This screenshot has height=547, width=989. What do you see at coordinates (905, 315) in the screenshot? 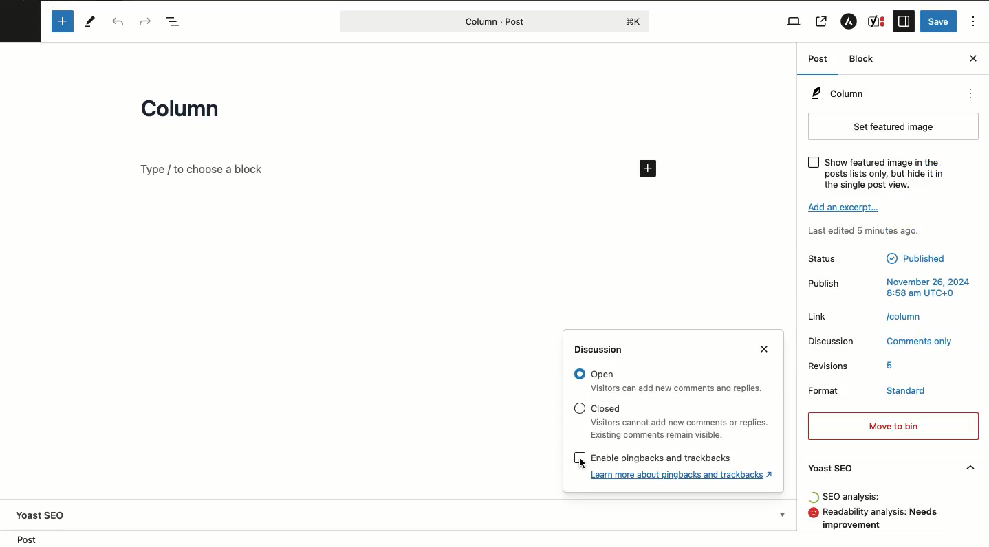
I see `text` at bounding box center [905, 315].